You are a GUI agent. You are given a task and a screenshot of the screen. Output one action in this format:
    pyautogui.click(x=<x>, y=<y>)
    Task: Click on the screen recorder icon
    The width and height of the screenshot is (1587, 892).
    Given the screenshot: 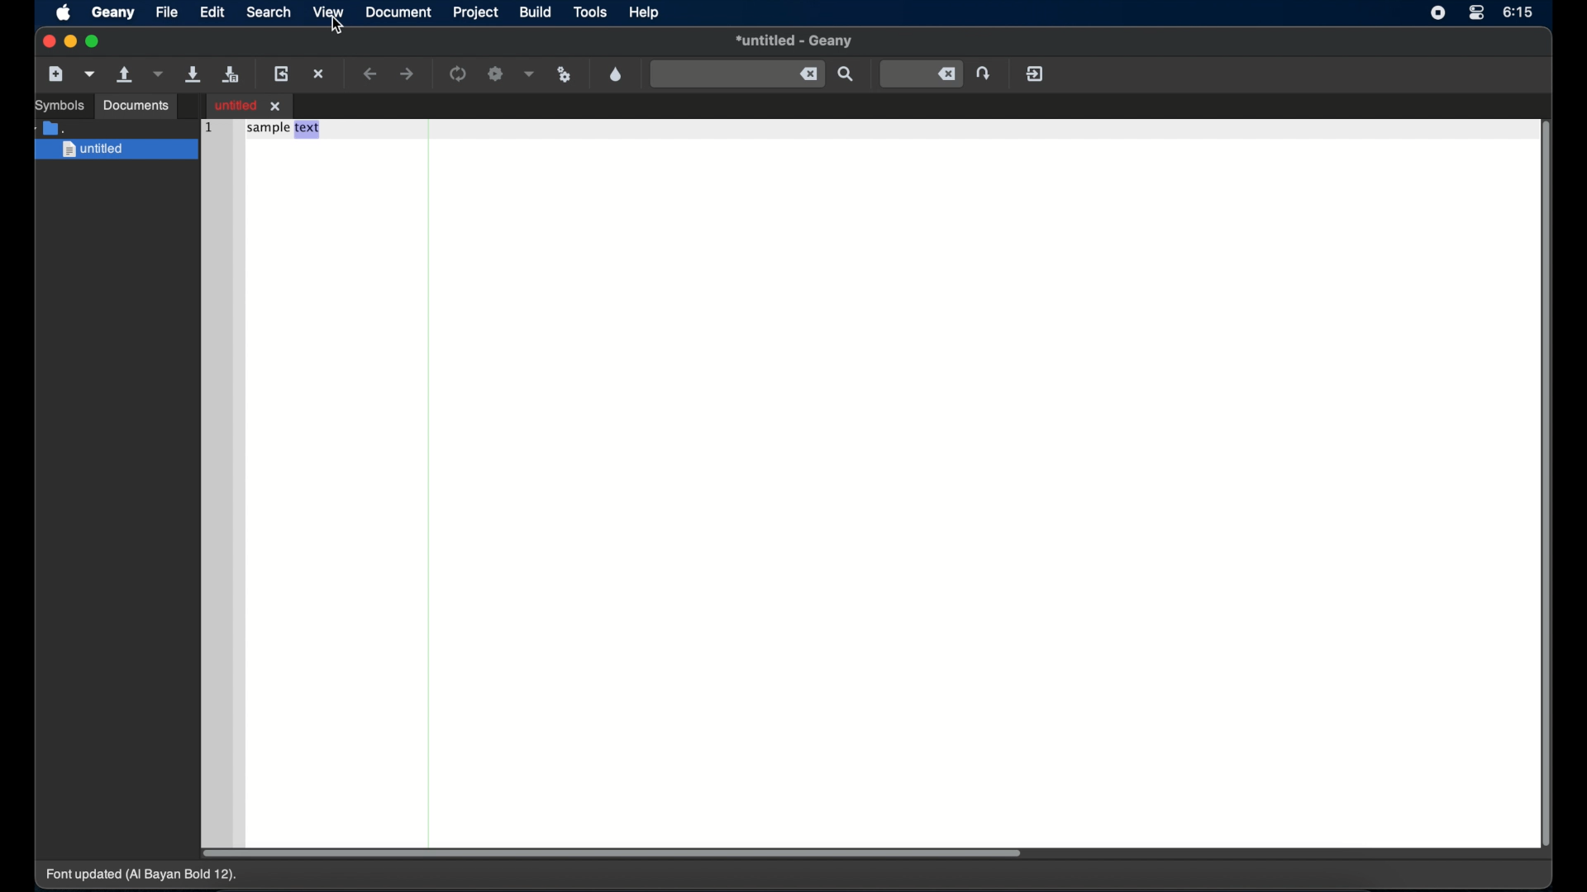 What is the action you would take?
    pyautogui.click(x=1437, y=14)
    